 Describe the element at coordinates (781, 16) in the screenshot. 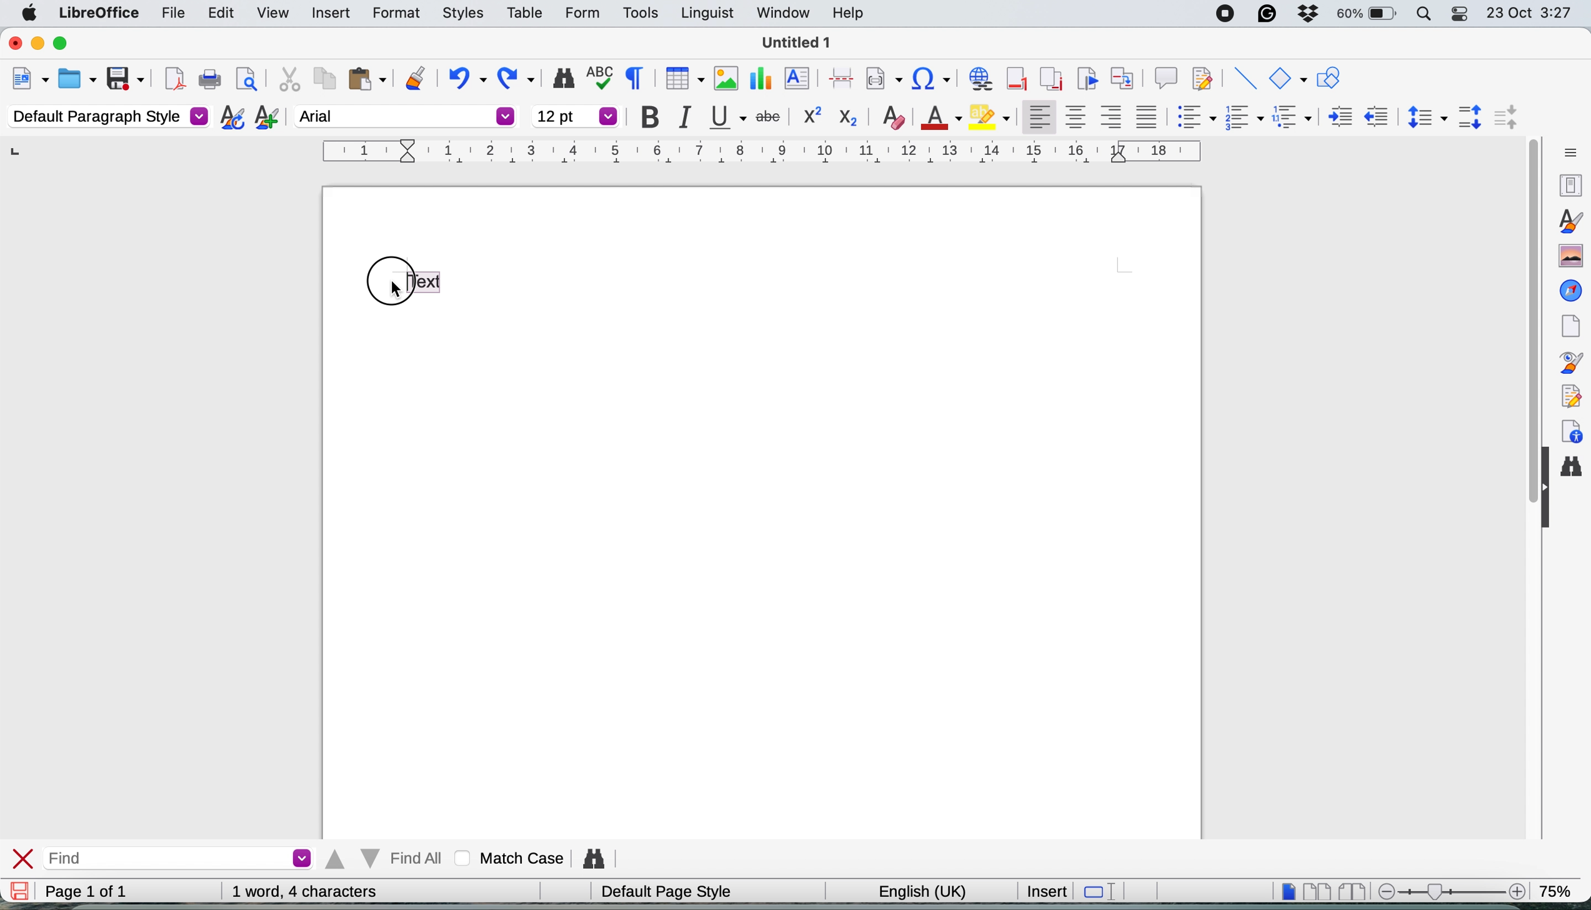

I see `window` at that location.